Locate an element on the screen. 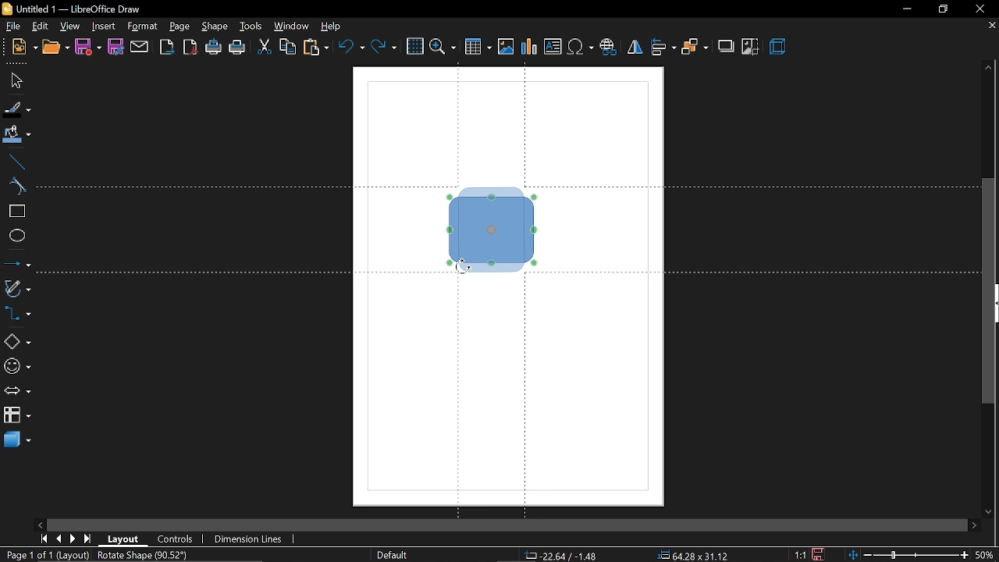 The height and width of the screenshot is (562, 999). basic shapes is located at coordinates (16, 340).